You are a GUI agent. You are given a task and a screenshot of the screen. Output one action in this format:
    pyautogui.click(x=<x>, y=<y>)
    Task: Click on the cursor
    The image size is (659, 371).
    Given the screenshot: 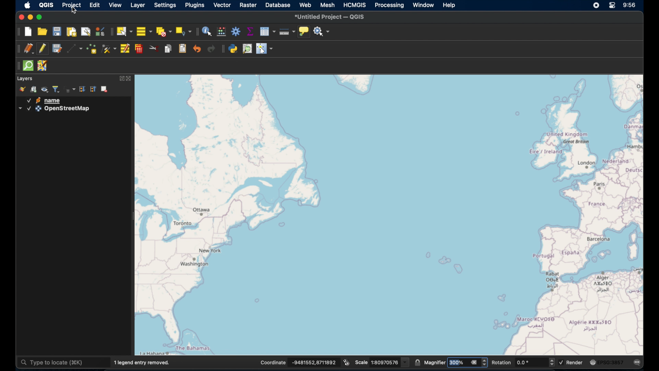 What is the action you would take?
    pyautogui.click(x=71, y=10)
    